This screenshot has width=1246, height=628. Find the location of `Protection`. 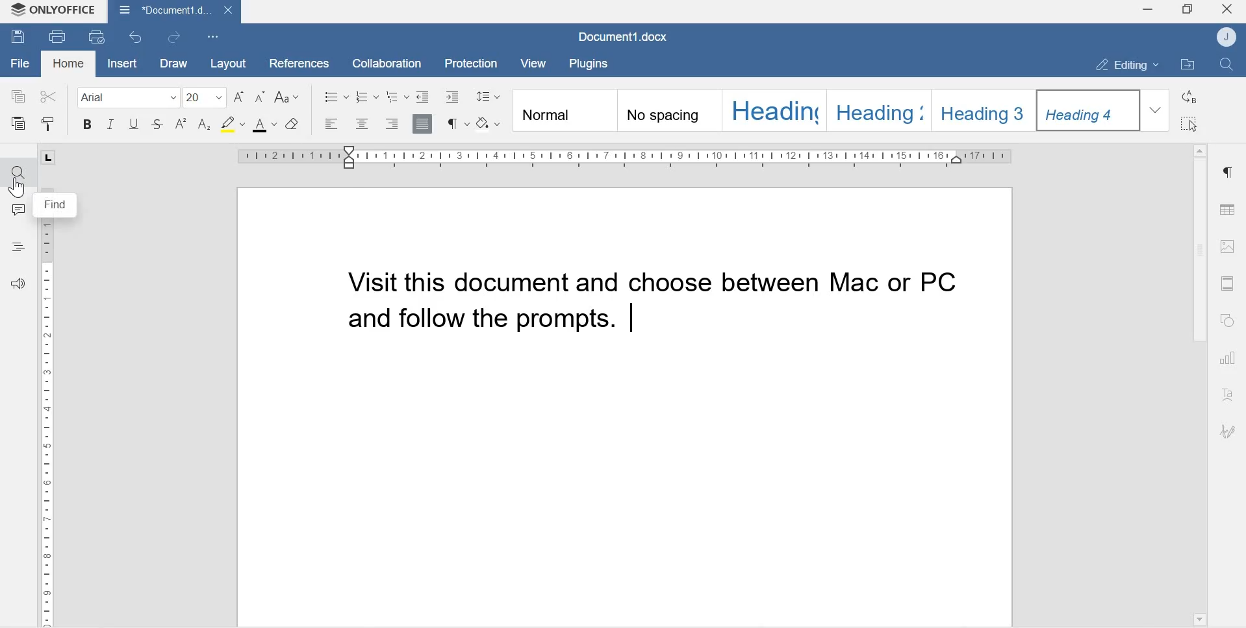

Protection is located at coordinates (472, 62).